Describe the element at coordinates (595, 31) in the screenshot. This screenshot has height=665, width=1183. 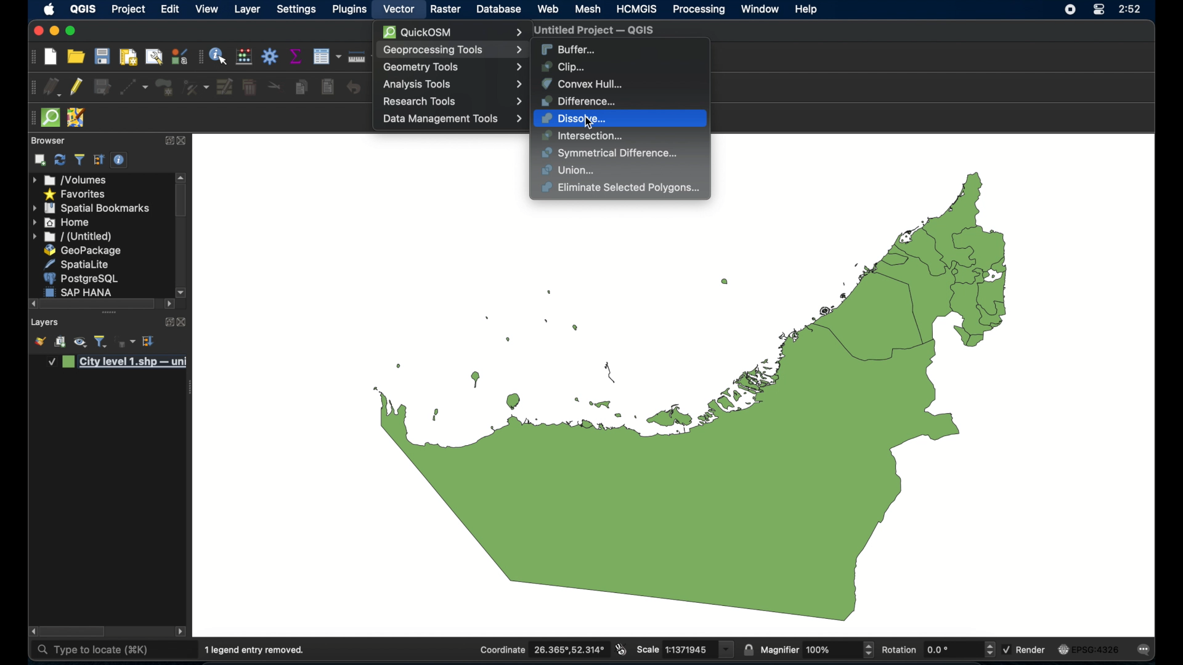
I see `untitled project - QGIS` at that location.